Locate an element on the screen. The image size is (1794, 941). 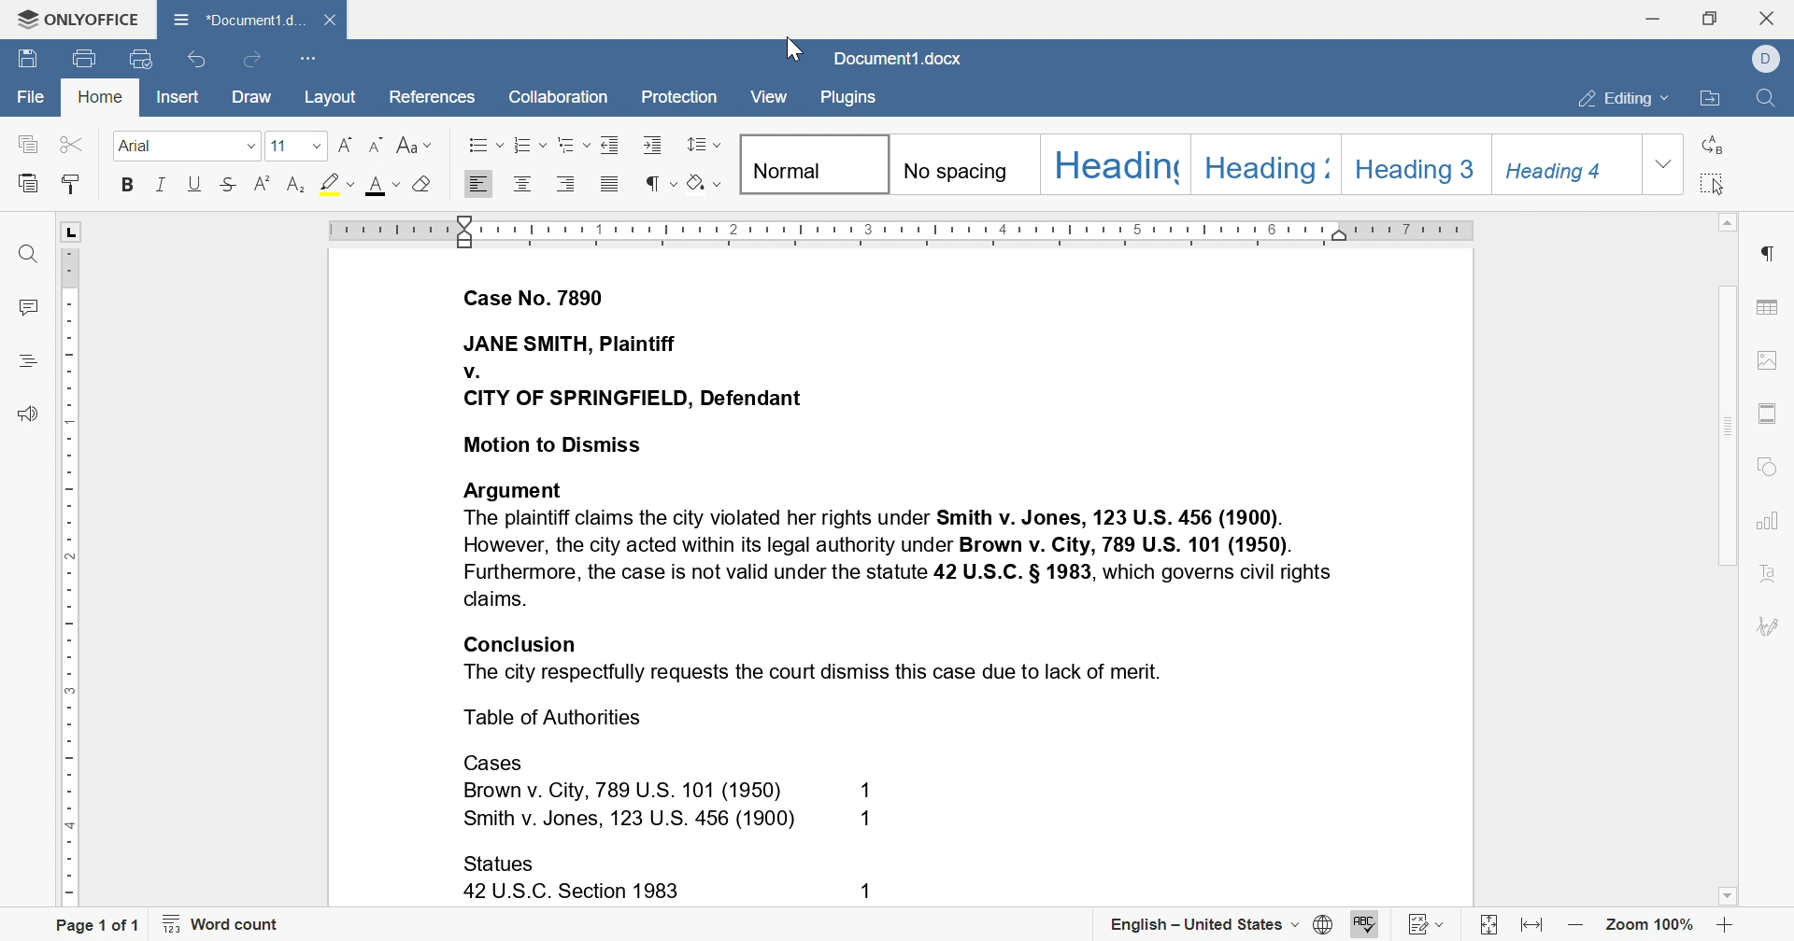
word count is located at coordinates (222, 921).